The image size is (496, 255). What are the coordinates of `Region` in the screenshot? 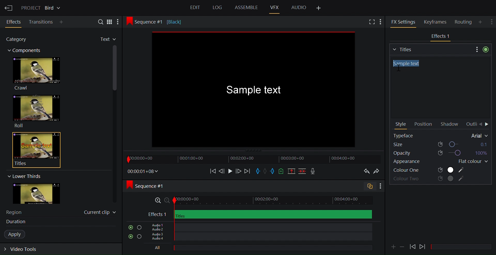 It's located at (17, 212).